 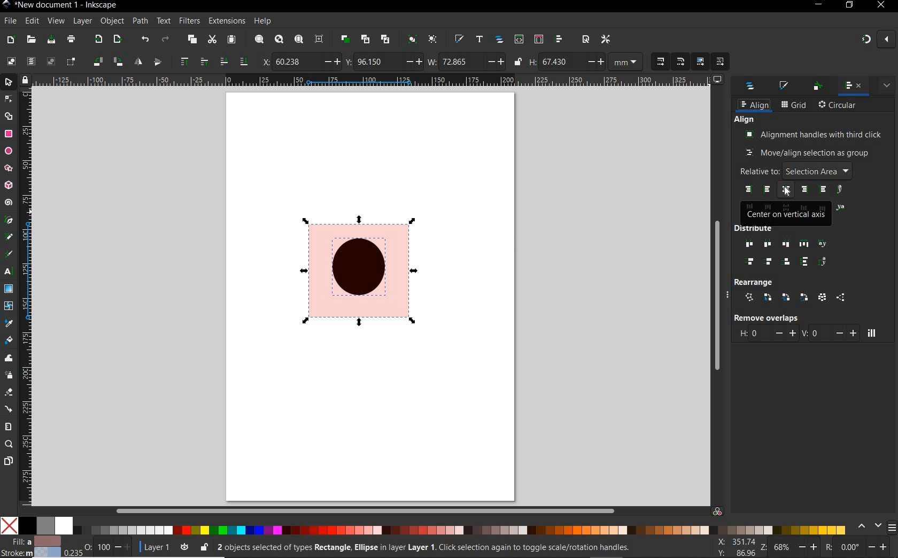 What do you see at coordinates (559, 40) in the screenshot?
I see `open align and distribu` at bounding box center [559, 40].